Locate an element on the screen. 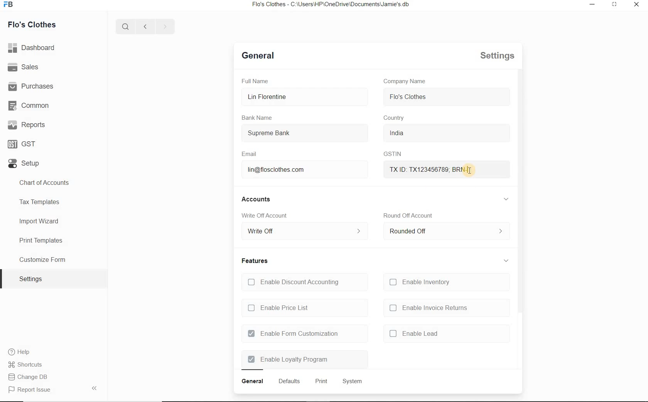 The image size is (648, 402). Print Templates is located at coordinates (40, 240).